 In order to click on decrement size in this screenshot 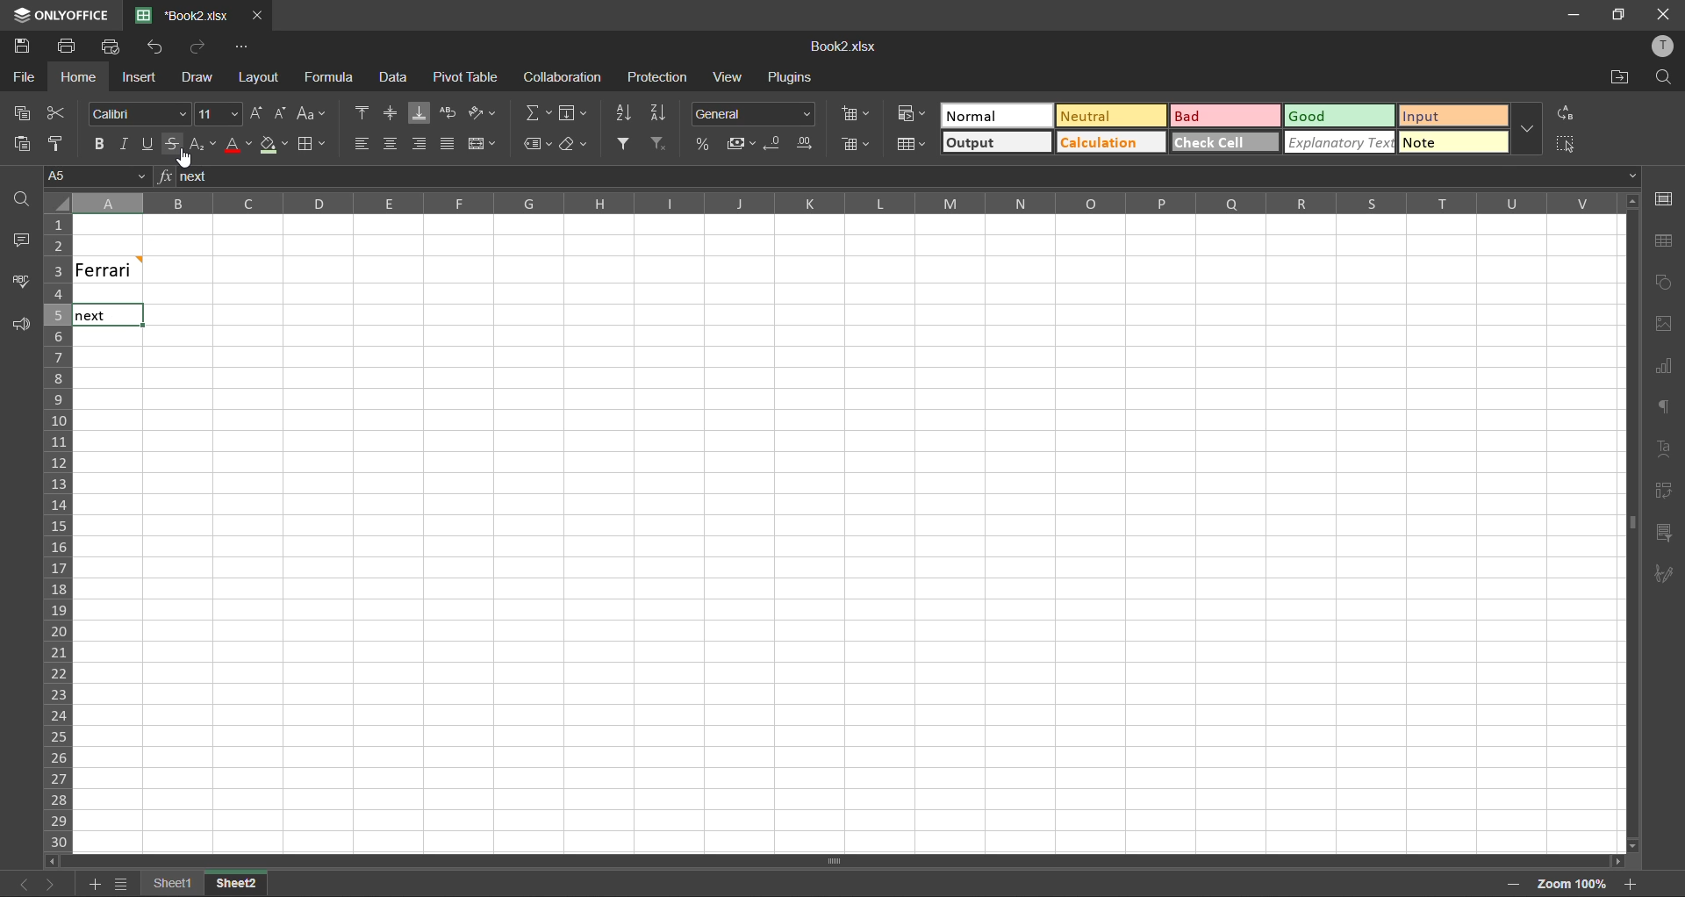, I will do `click(283, 115)`.